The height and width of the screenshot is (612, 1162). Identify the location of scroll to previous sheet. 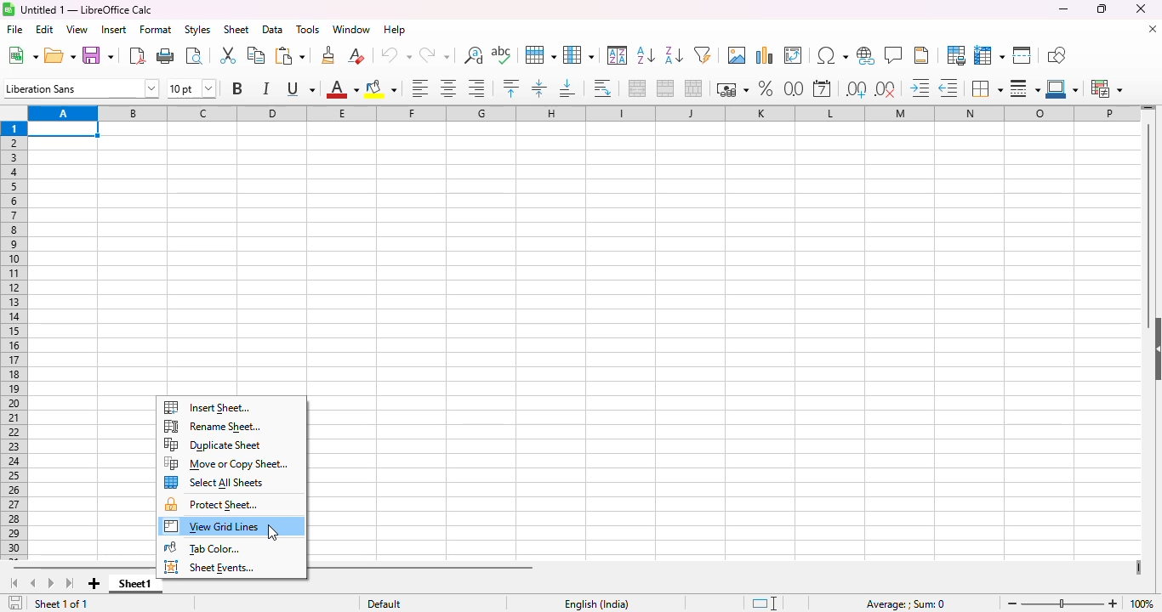
(32, 583).